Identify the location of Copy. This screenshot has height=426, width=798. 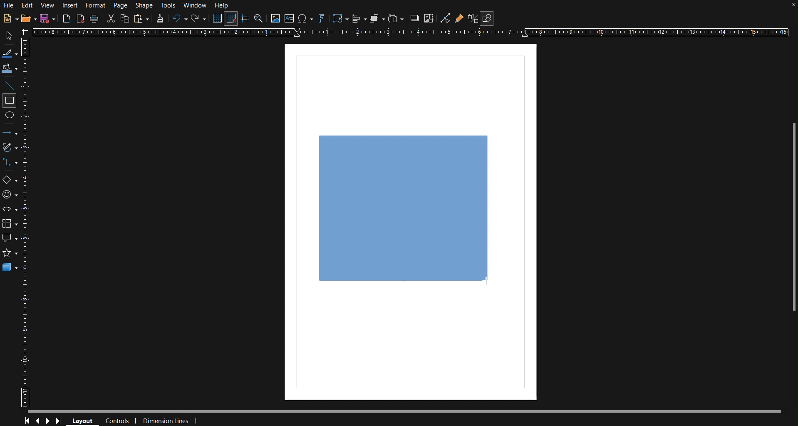
(124, 18).